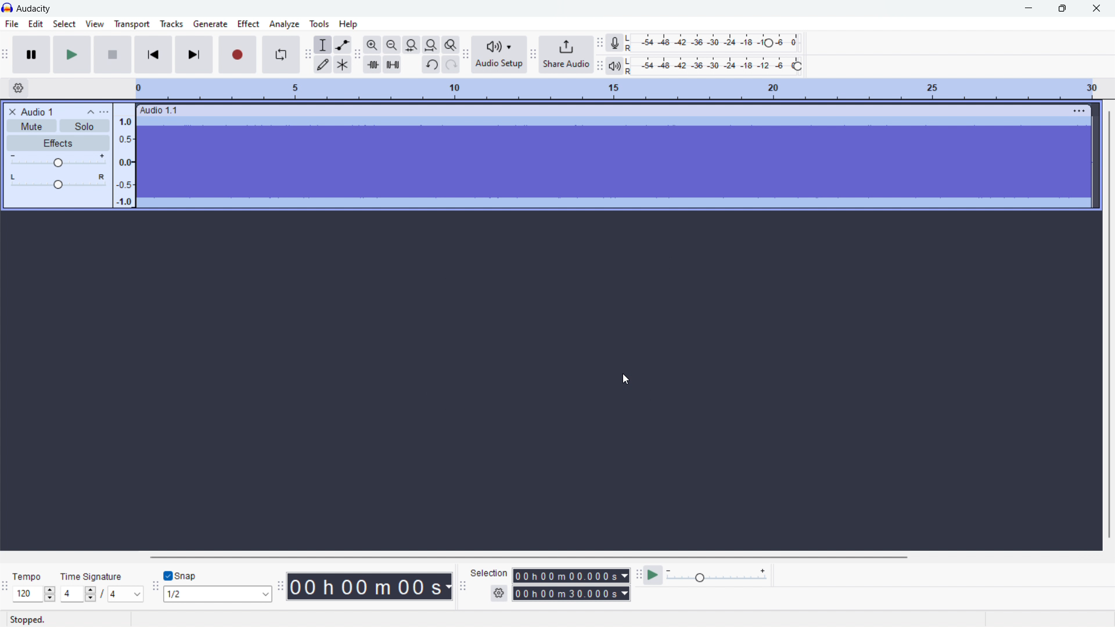 Image resolution: width=1115 pixels, height=627 pixels. Describe the element at coordinates (614, 66) in the screenshot. I see `playback meter` at that location.